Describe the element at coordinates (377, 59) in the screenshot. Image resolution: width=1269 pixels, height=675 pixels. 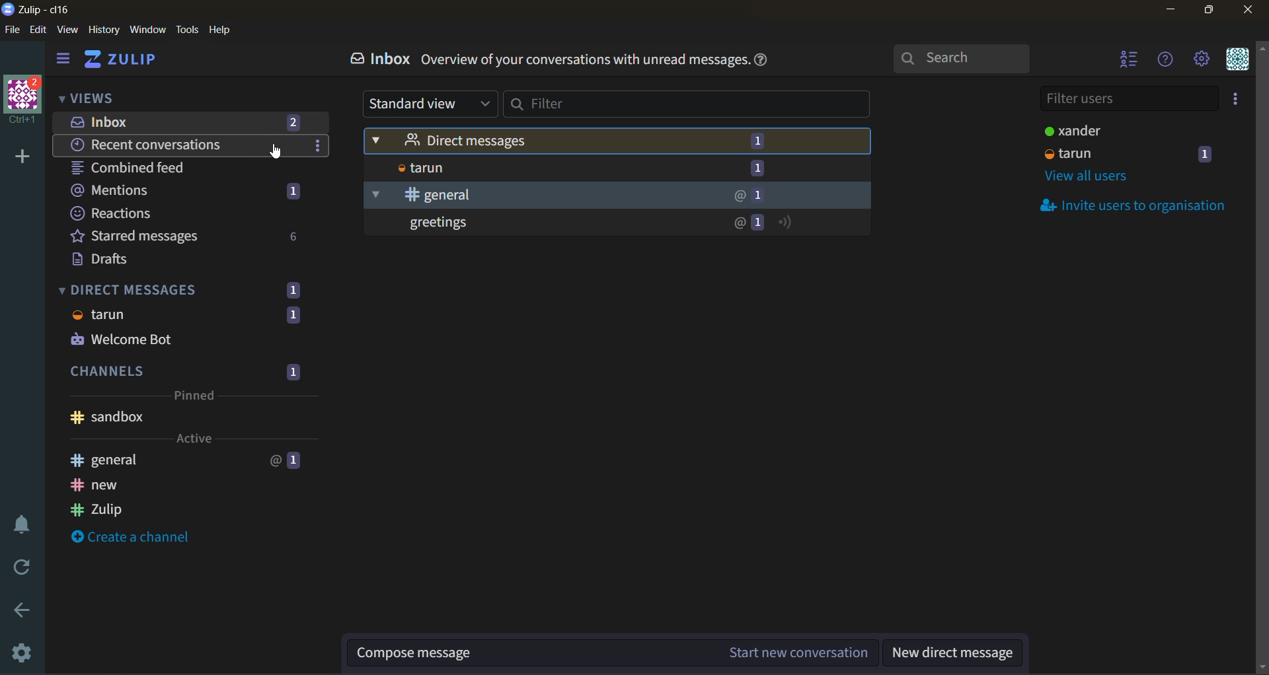
I see `inbox` at that location.